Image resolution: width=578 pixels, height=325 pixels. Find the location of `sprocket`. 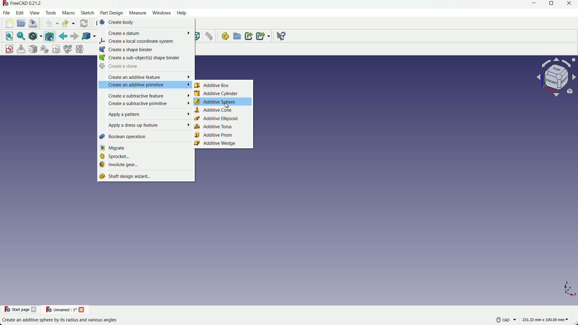

sprocket is located at coordinates (147, 157).